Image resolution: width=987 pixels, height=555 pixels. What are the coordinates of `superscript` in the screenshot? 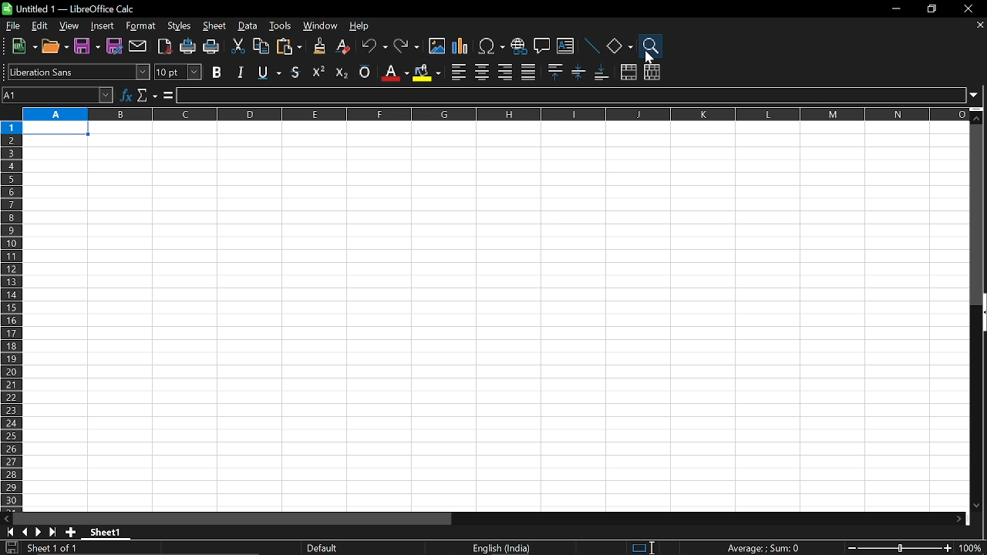 It's located at (319, 71).